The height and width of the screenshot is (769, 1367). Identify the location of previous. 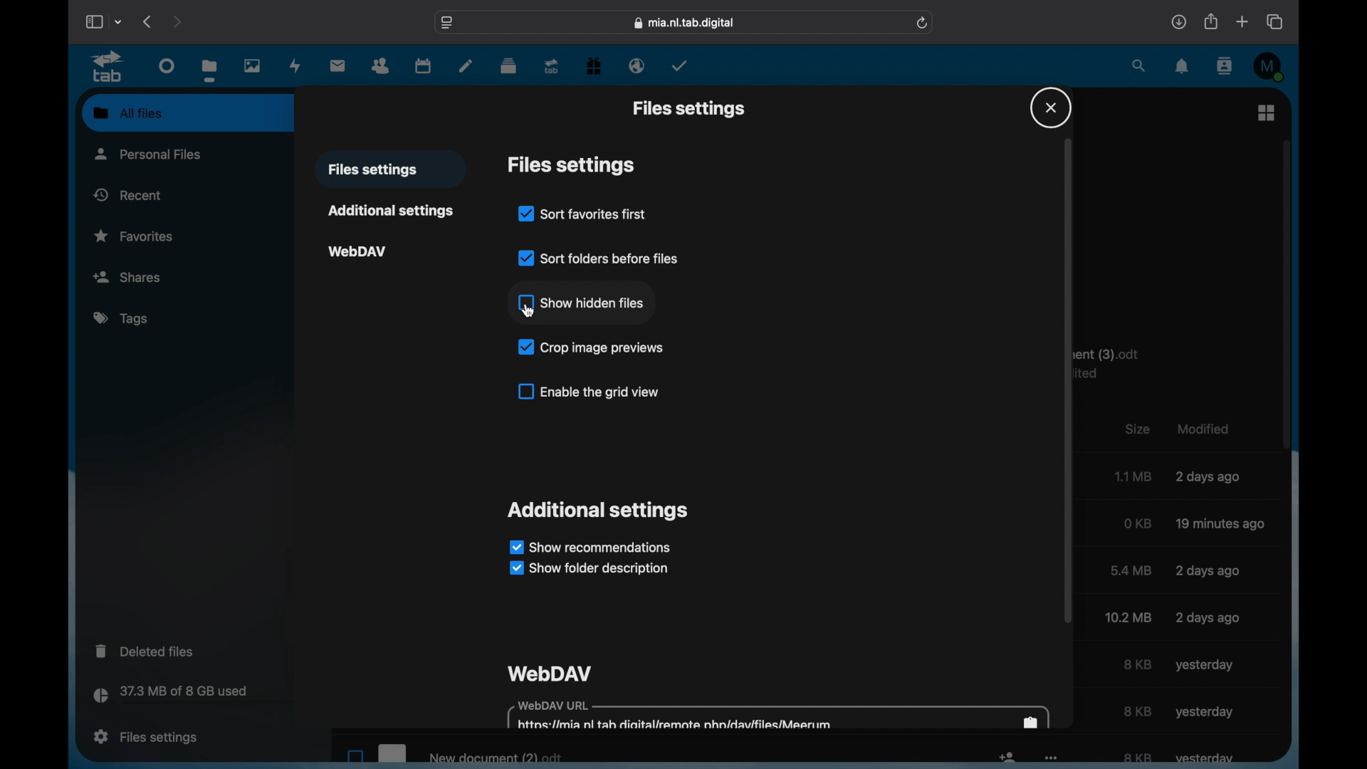
(148, 22).